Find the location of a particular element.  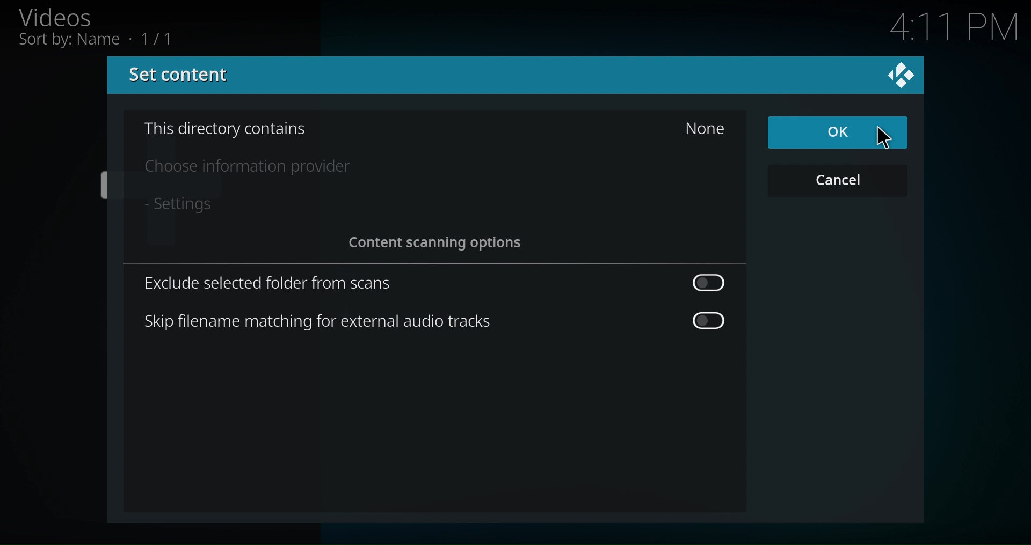

None is located at coordinates (707, 129).